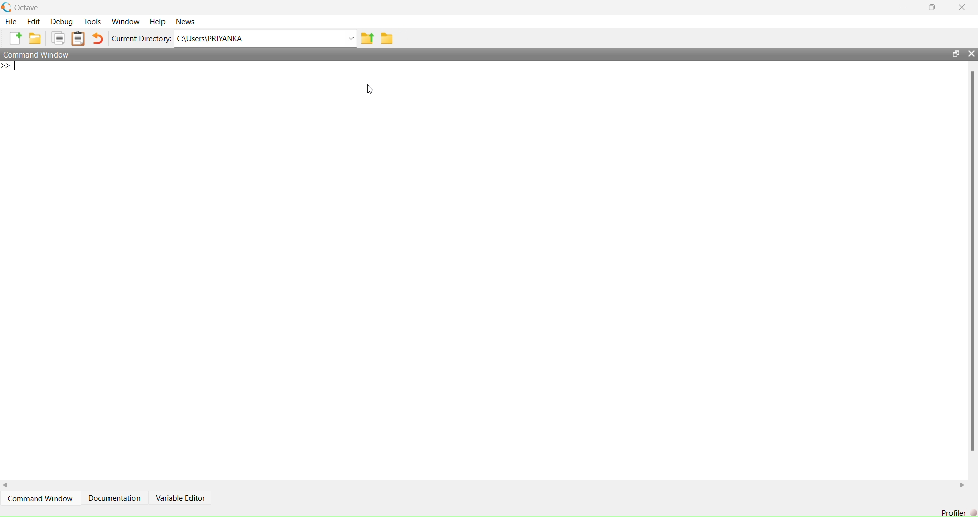 The height and width of the screenshot is (517, 978). I want to click on File, so click(12, 21).